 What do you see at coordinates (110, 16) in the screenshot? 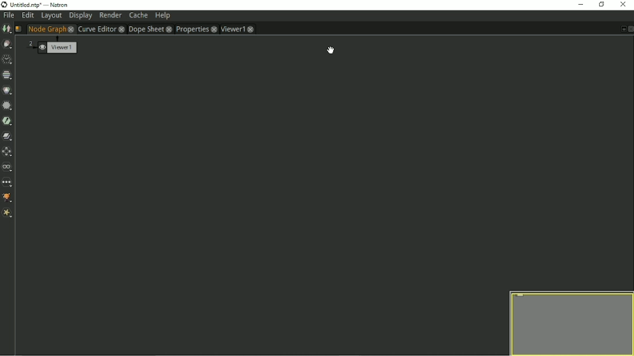
I see `Render` at bounding box center [110, 16].